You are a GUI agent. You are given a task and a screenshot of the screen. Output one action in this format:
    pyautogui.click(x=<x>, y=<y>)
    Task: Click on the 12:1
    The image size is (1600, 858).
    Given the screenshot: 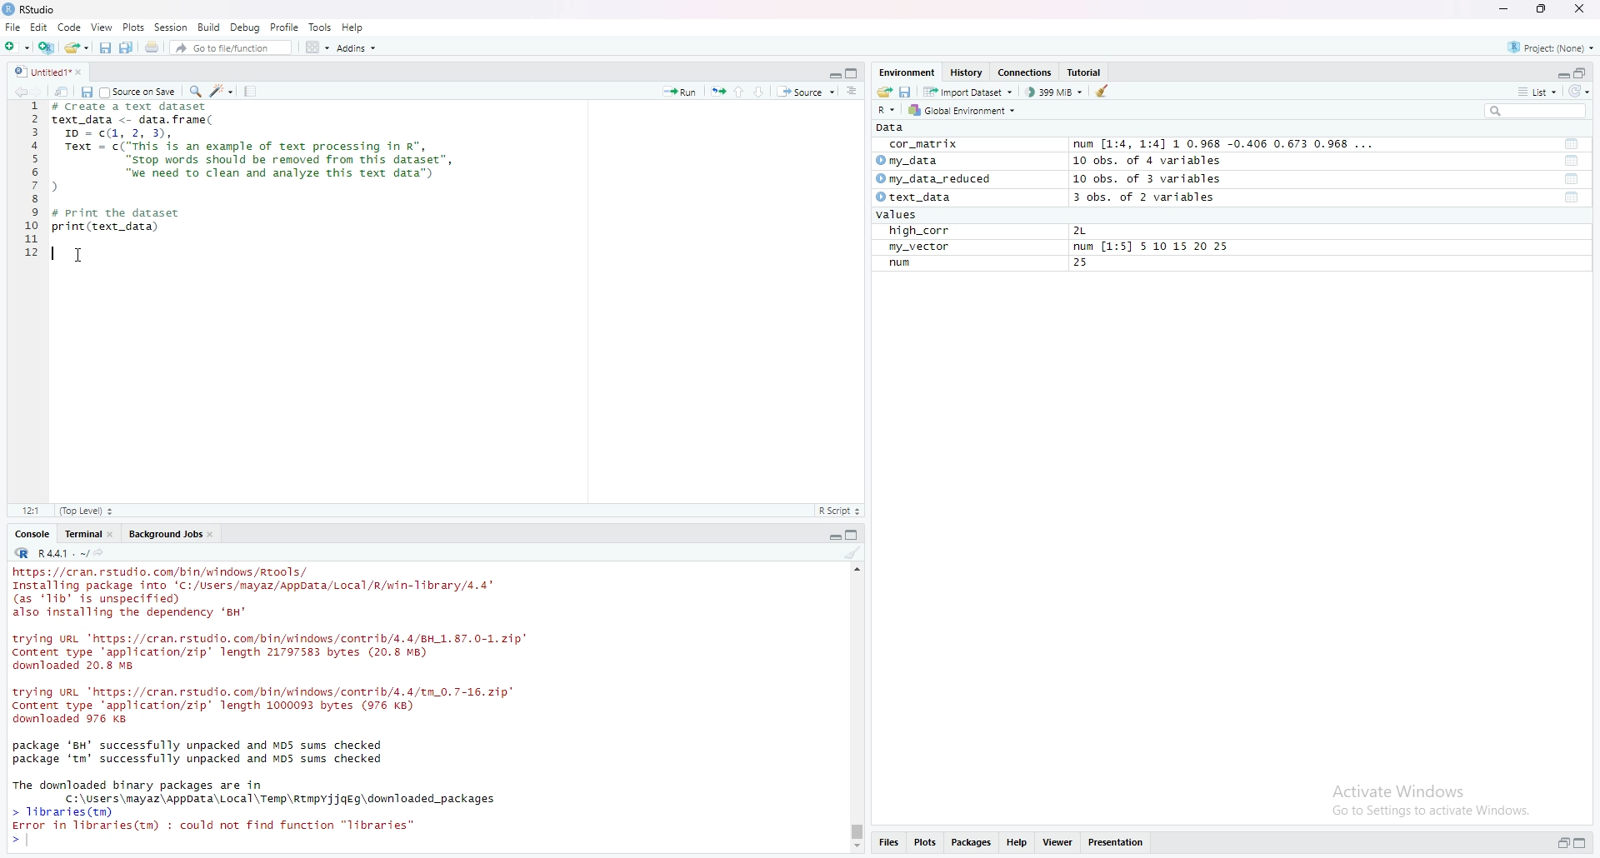 What is the action you would take?
    pyautogui.click(x=32, y=511)
    